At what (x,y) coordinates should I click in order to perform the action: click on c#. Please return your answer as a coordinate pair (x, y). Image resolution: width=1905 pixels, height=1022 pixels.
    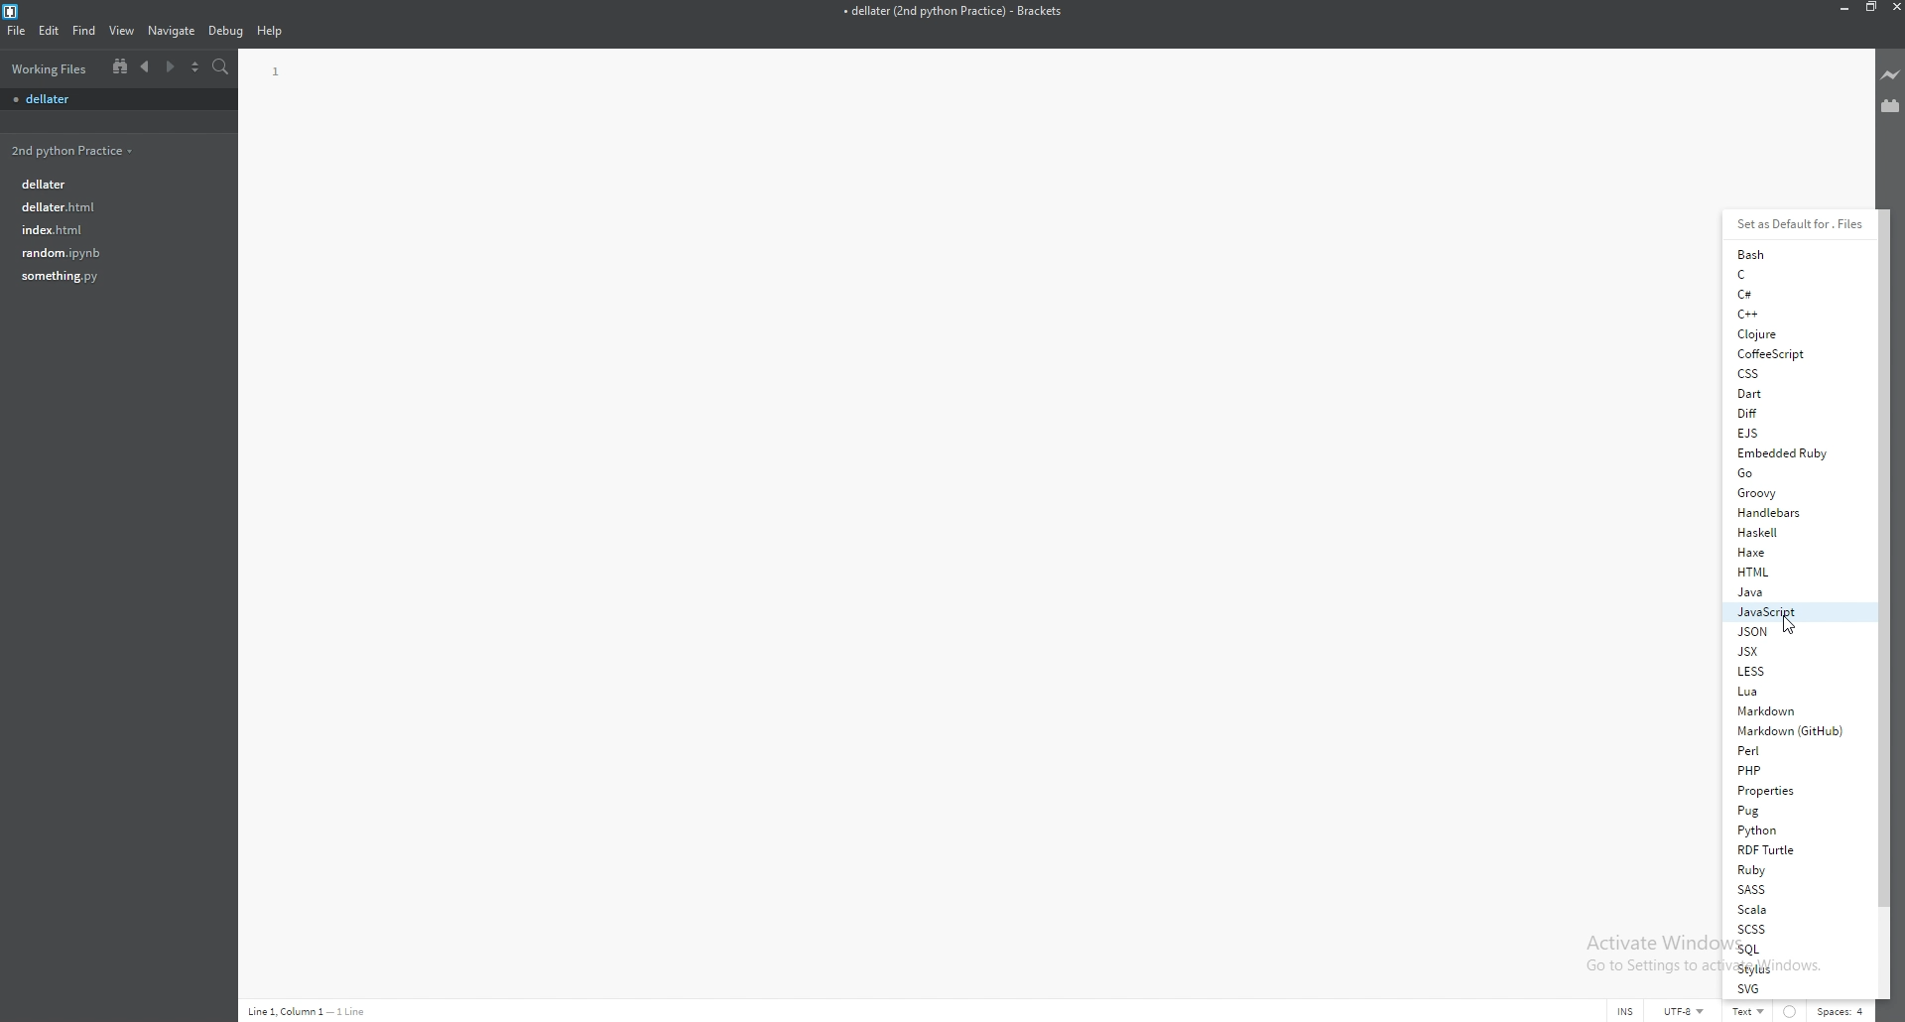
    Looking at the image, I should click on (1788, 294).